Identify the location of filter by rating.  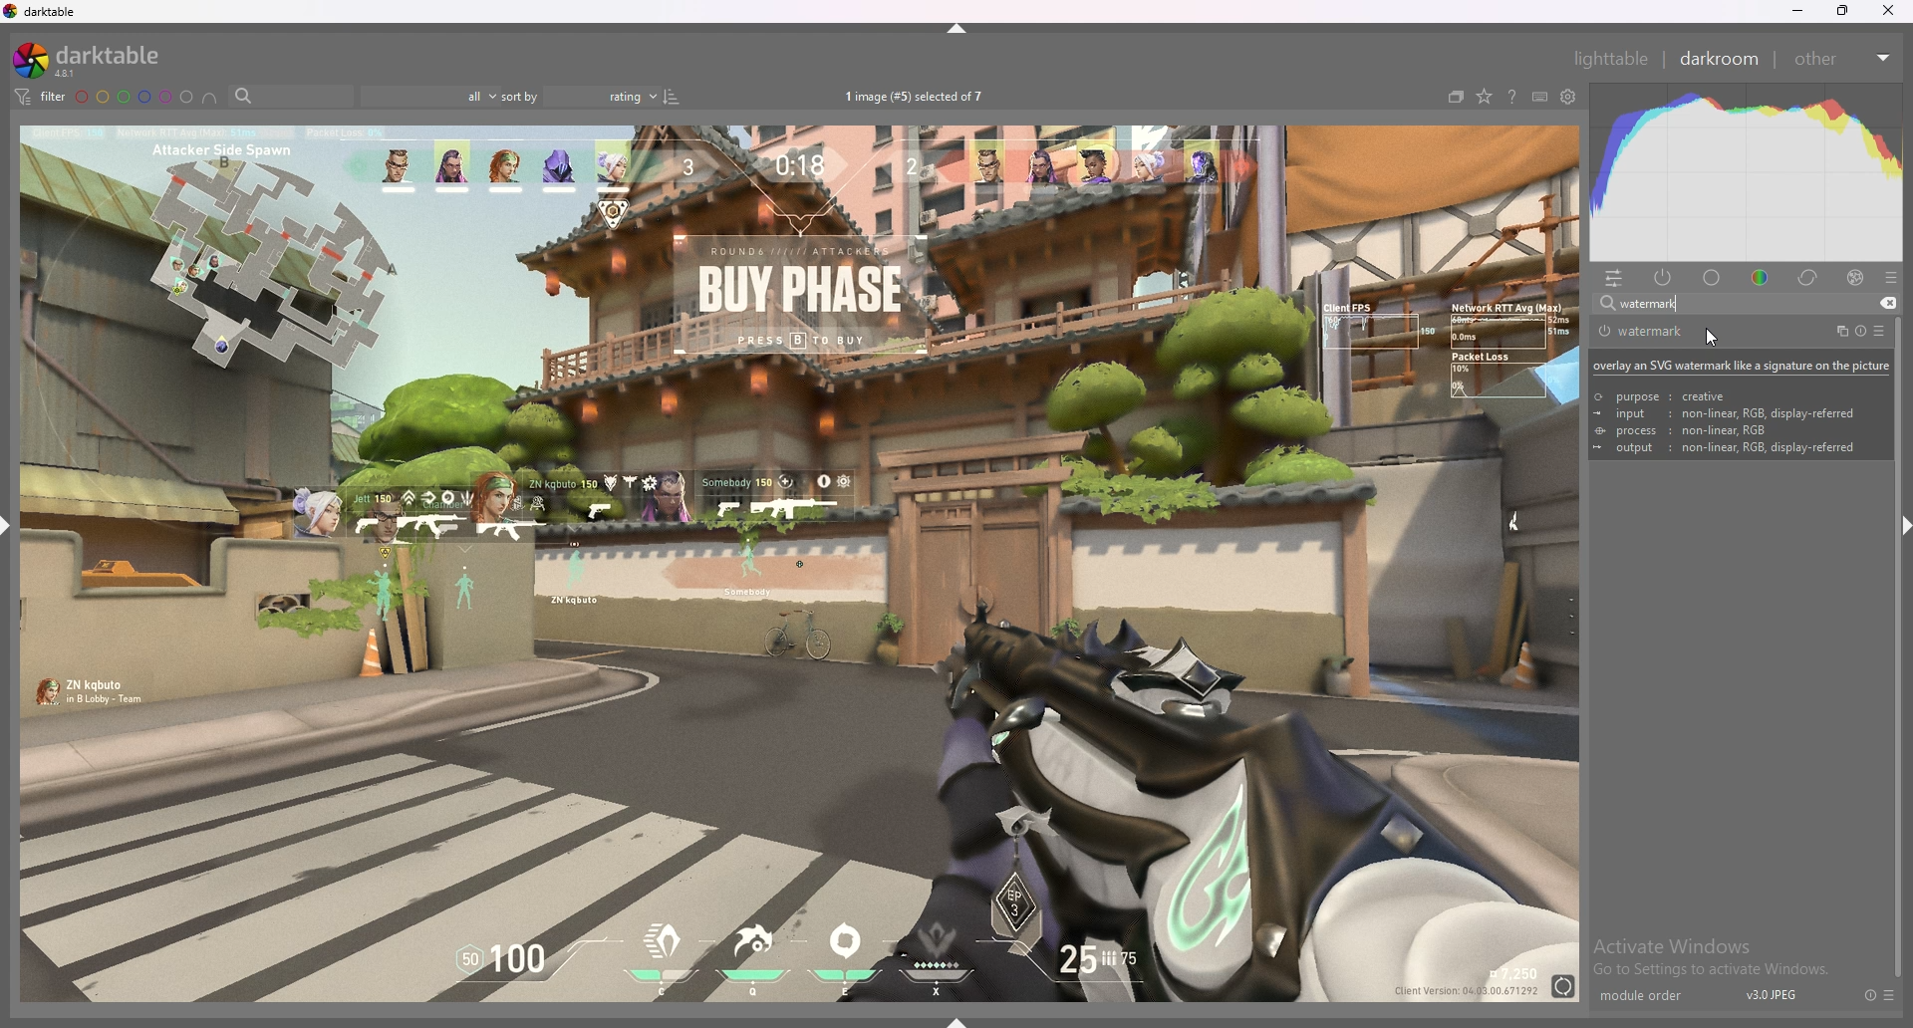
(427, 97).